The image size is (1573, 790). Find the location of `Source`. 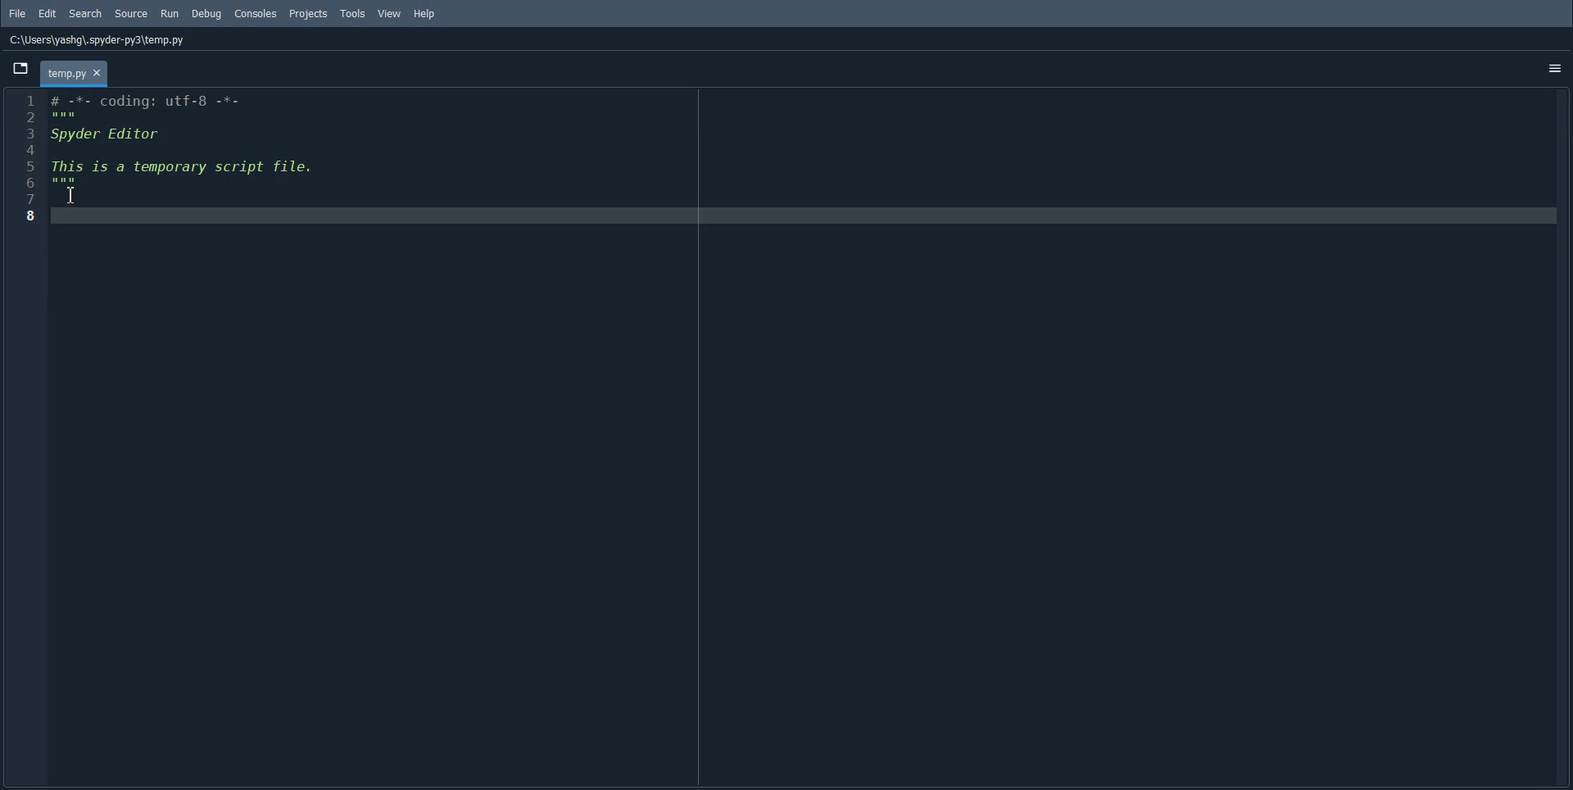

Source is located at coordinates (134, 14).